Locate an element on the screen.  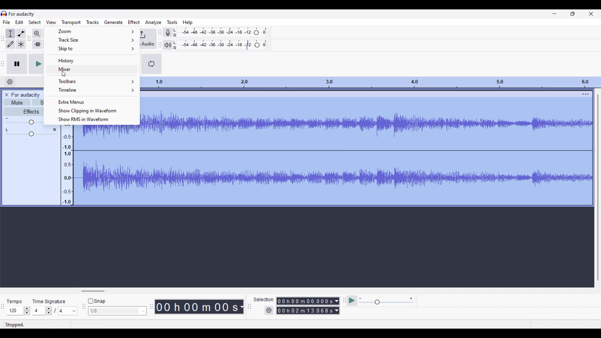
View menu is located at coordinates (51, 22).